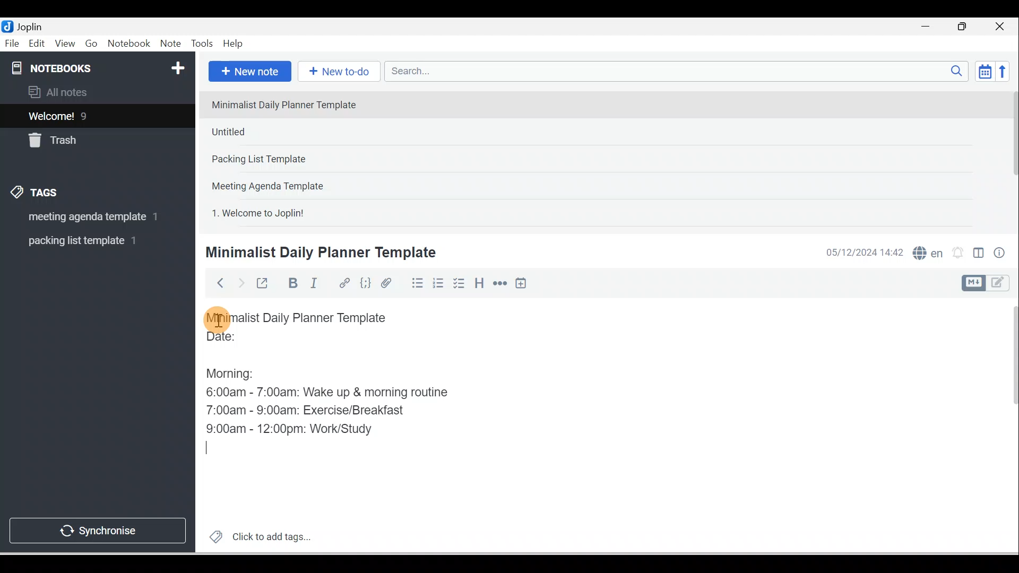 The height and width of the screenshot is (573, 1019). Describe the element at coordinates (1000, 254) in the screenshot. I see `Note properties` at that location.